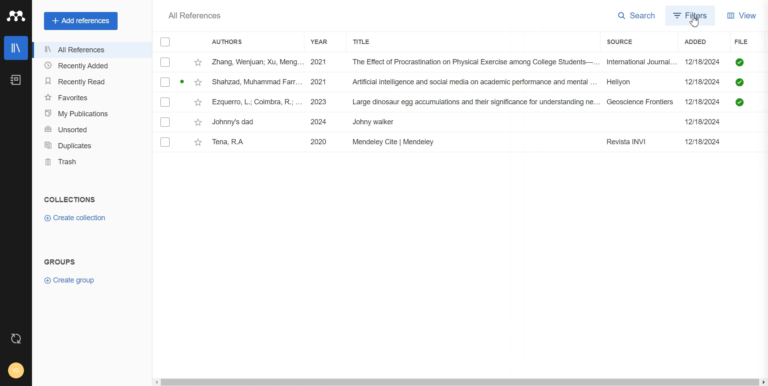 The image size is (768, 386). Describe the element at coordinates (90, 96) in the screenshot. I see `Favorites` at that location.